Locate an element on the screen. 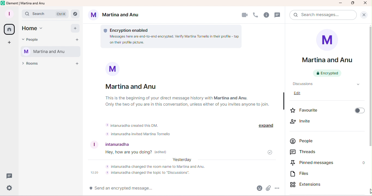 The width and height of the screenshot is (372, 196). intanuradha changed the topic to "Discussions" is located at coordinates (150, 173).